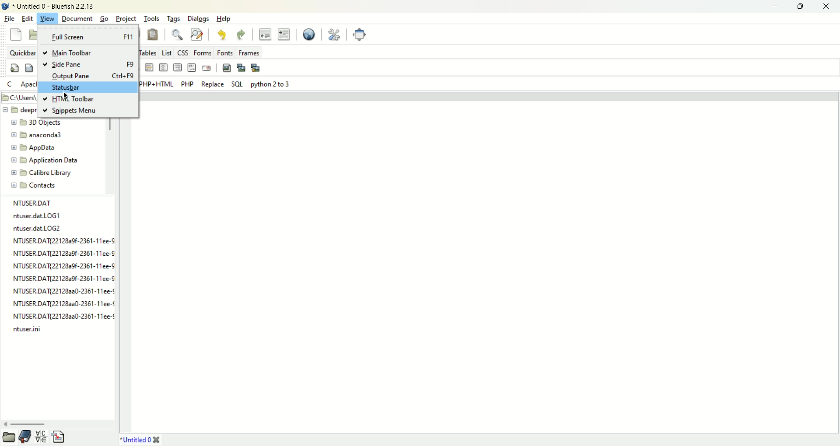  What do you see at coordinates (34, 34) in the screenshot?
I see `open file` at bounding box center [34, 34].